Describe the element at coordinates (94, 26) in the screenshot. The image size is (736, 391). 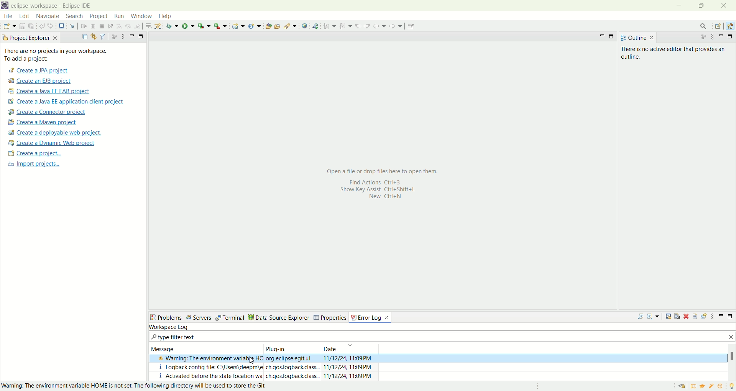
I see `suspend` at that location.